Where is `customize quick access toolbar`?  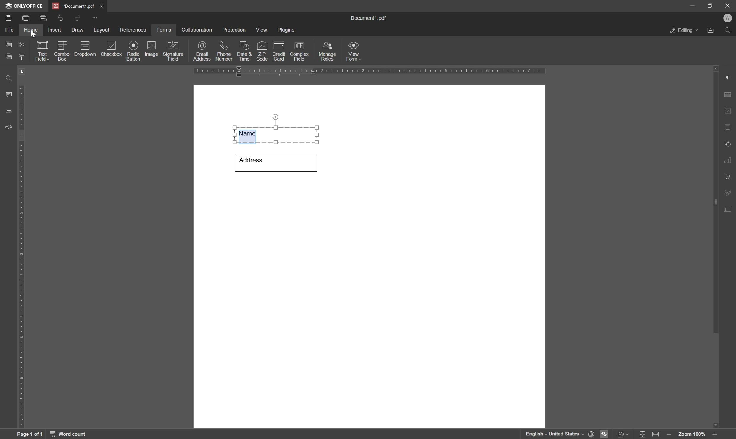 customize quick access toolbar is located at coordinates (96, 18).